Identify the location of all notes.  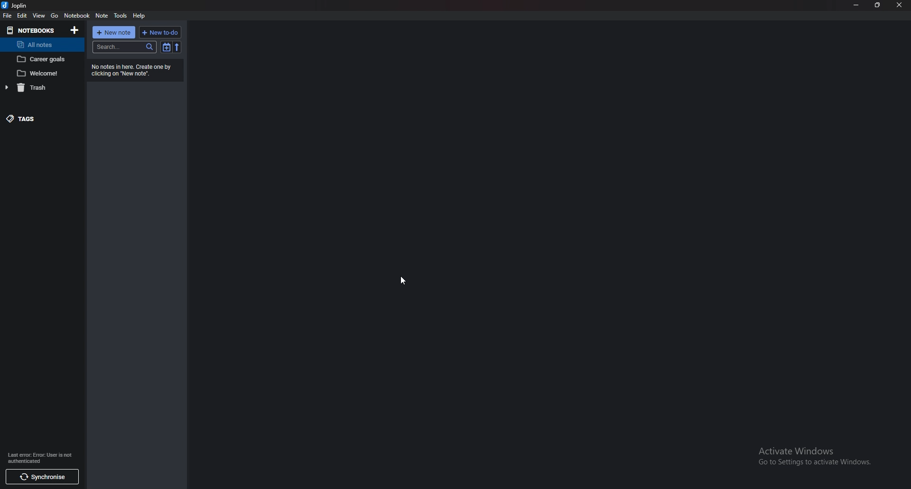
(37, 45).